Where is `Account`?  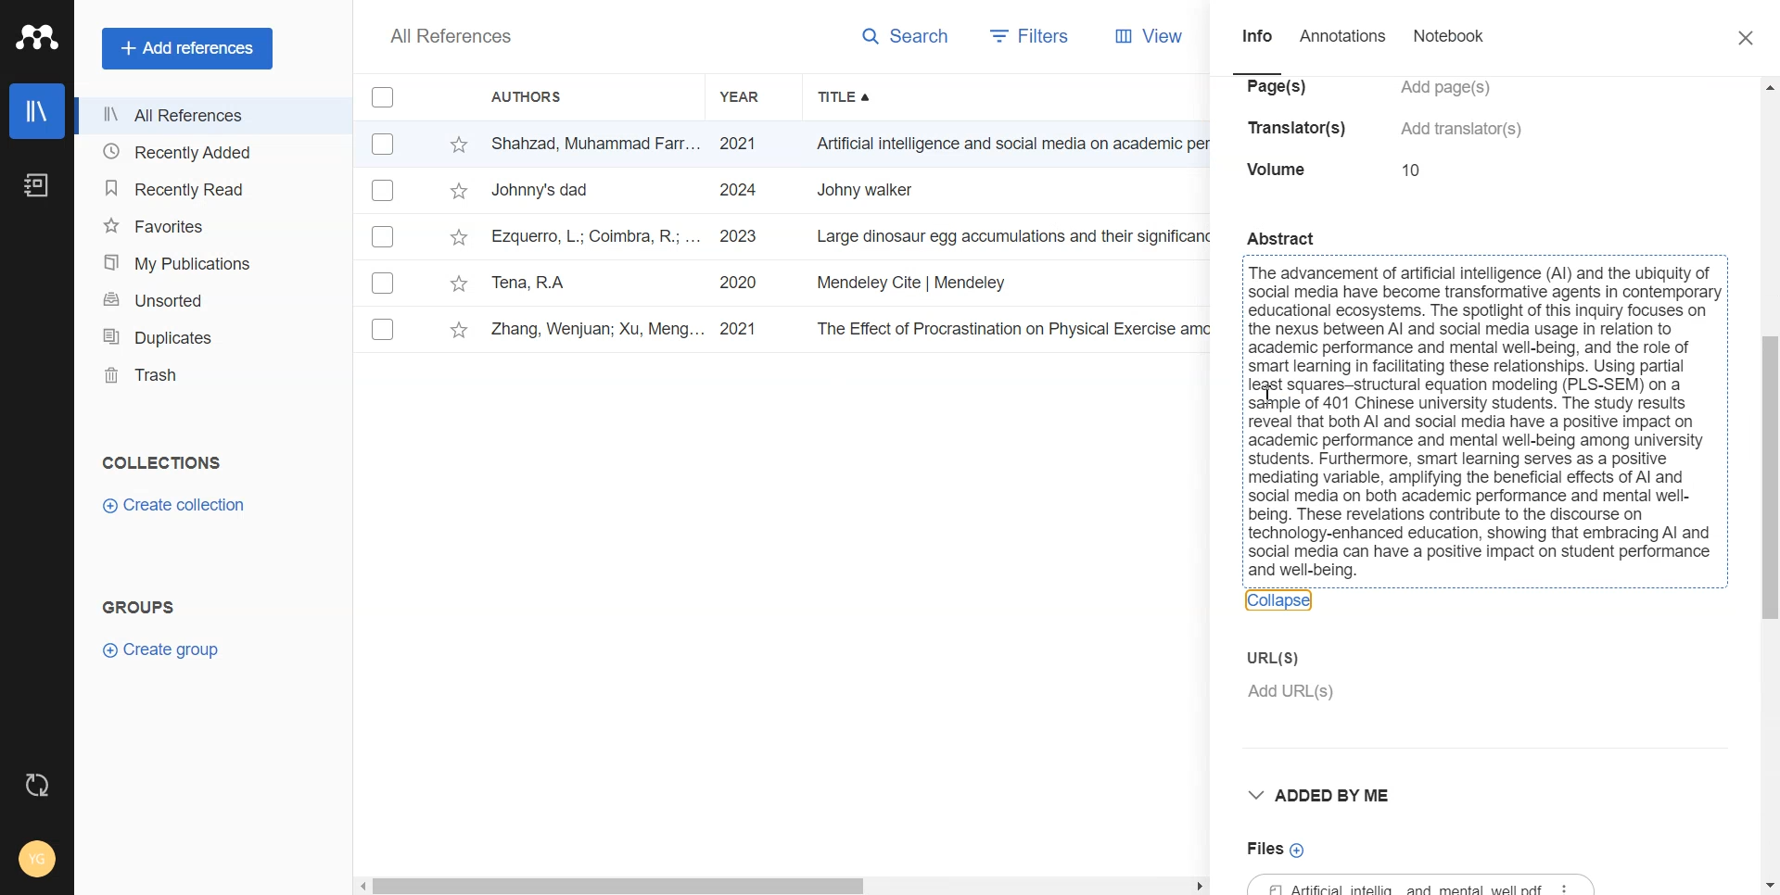
Account is located at coordinates (36, 858).